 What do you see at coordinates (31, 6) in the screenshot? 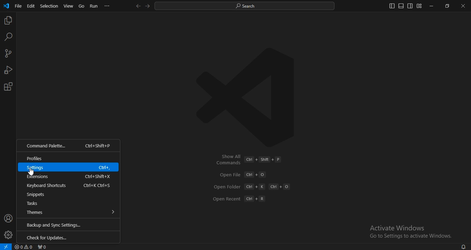
I see `edit` at bounding box center [31, 6].